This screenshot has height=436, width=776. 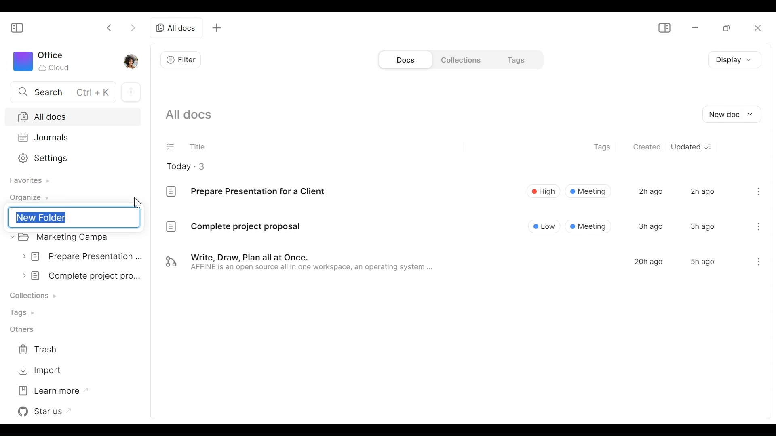 What do you see at coordinates (192, 115) in the screenshot?
I see `Show all documents` at bounding box center [192, 115].